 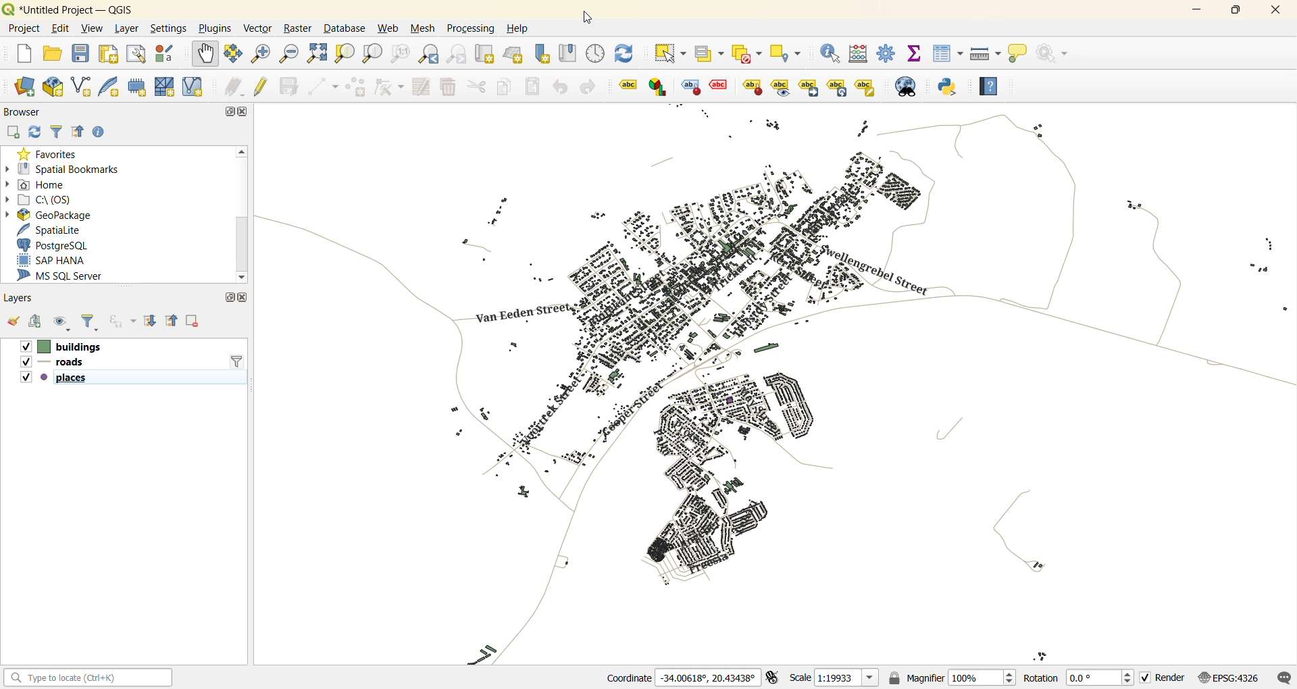 What do you see at coordinates (835, 677) in the screenshot?
I see `scale` at bounding box center [835, 677].